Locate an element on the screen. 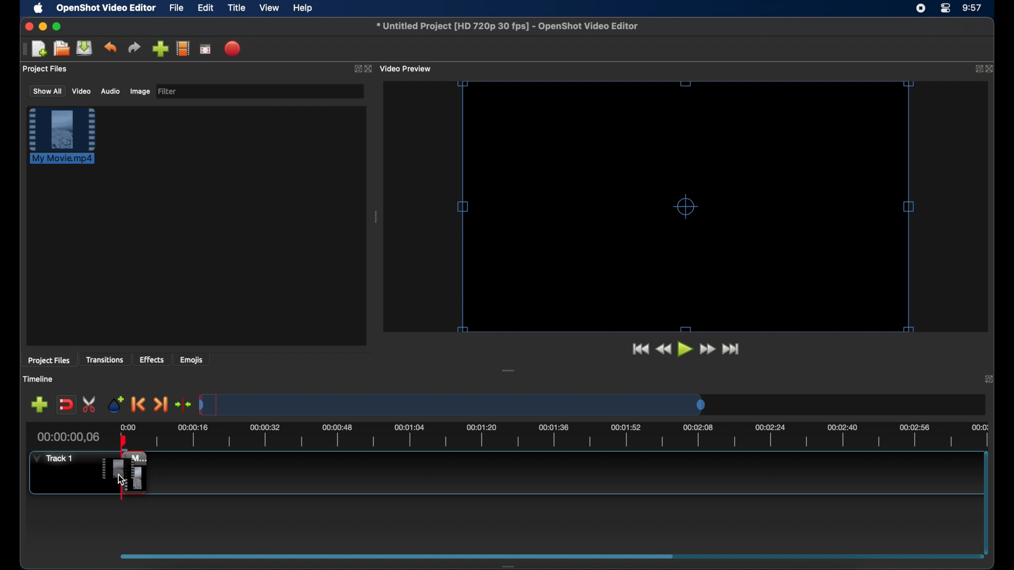  show all is located at coordinates (46, 90).